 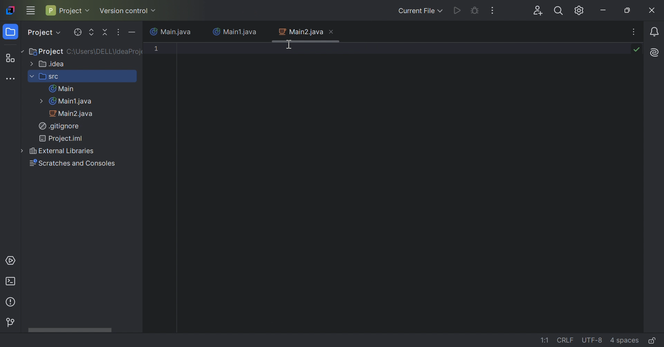 What do you see at coordinates (47, 64) in the screenshot?
I see `.idea` at bounding box center [47, 64].